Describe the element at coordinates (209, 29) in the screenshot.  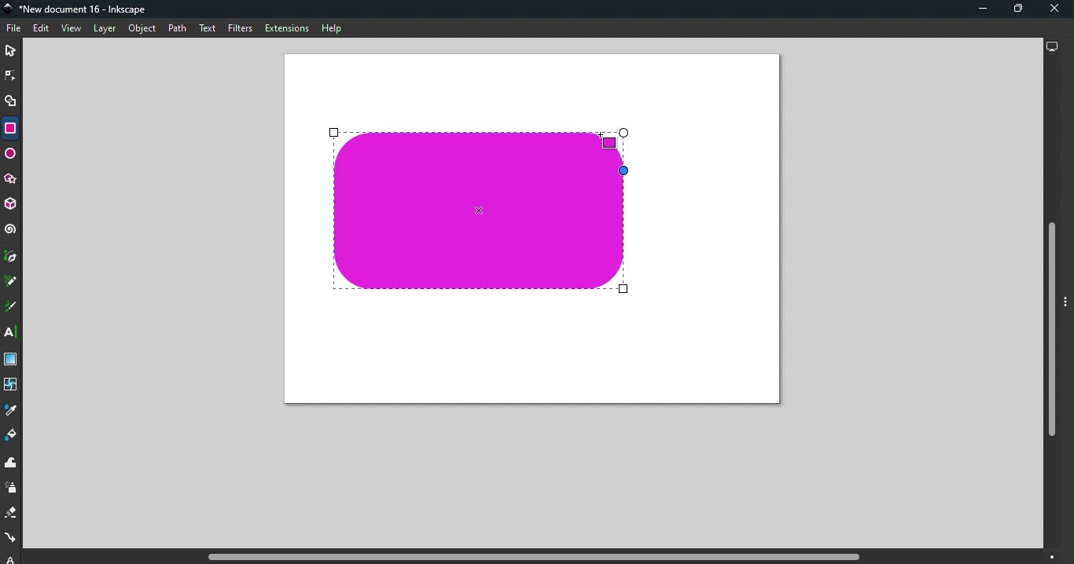
I see `Text` at that location.